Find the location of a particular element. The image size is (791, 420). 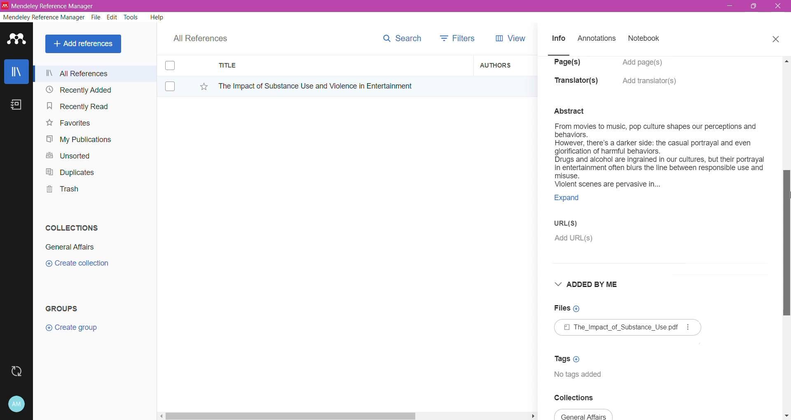

Groups is located at coordinates (65, 308).